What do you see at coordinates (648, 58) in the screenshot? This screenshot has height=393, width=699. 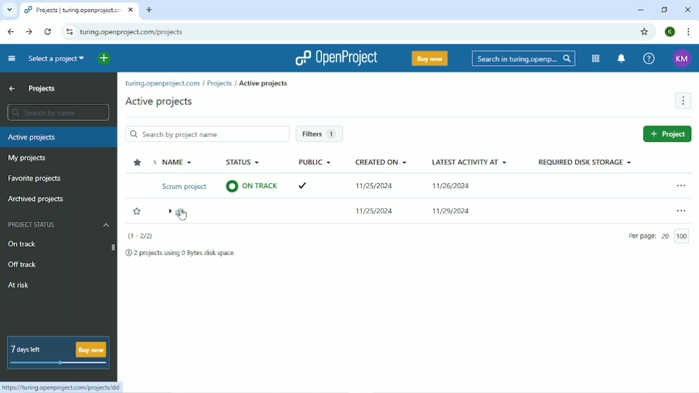 I see `Help` at bounding box center [648, 58].